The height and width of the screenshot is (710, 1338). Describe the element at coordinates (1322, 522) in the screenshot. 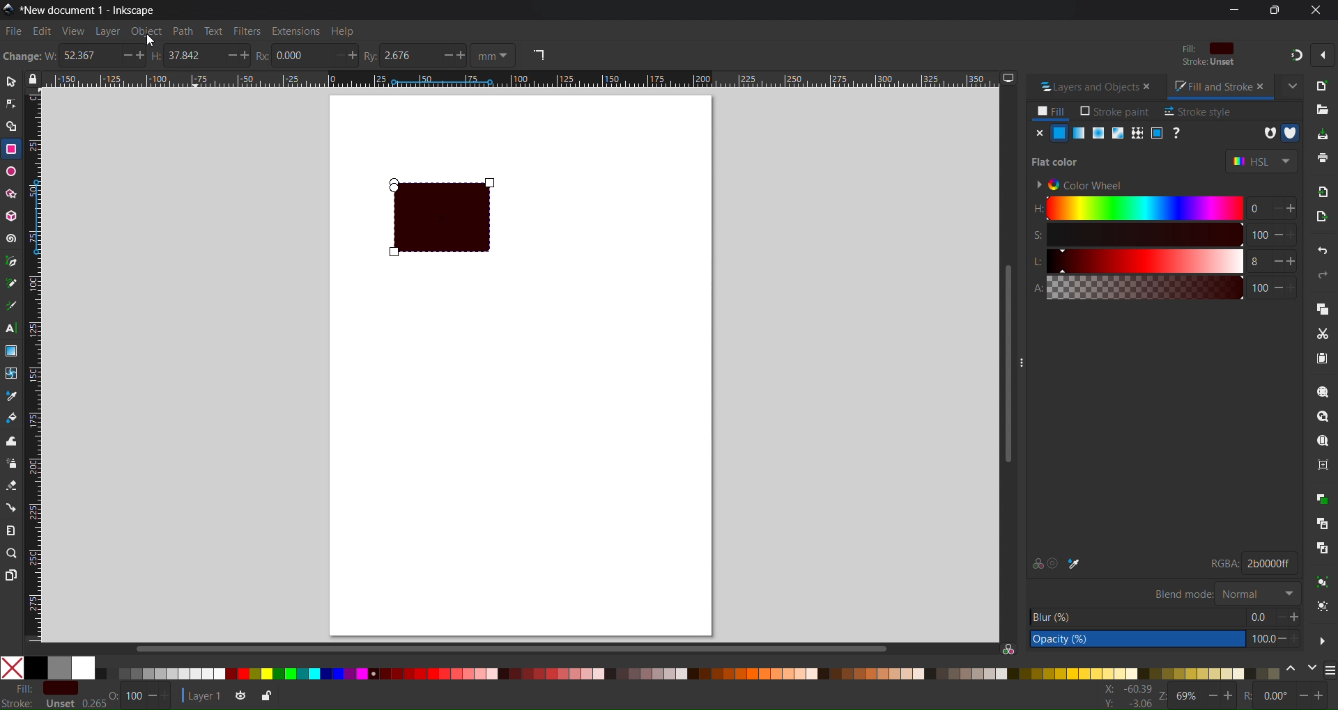

I see `Create clone` at that location.